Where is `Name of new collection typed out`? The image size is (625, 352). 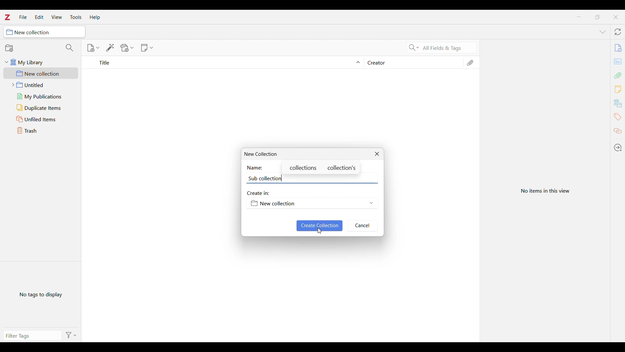
Name of new collection typed out is located at coordinates (312, 179).